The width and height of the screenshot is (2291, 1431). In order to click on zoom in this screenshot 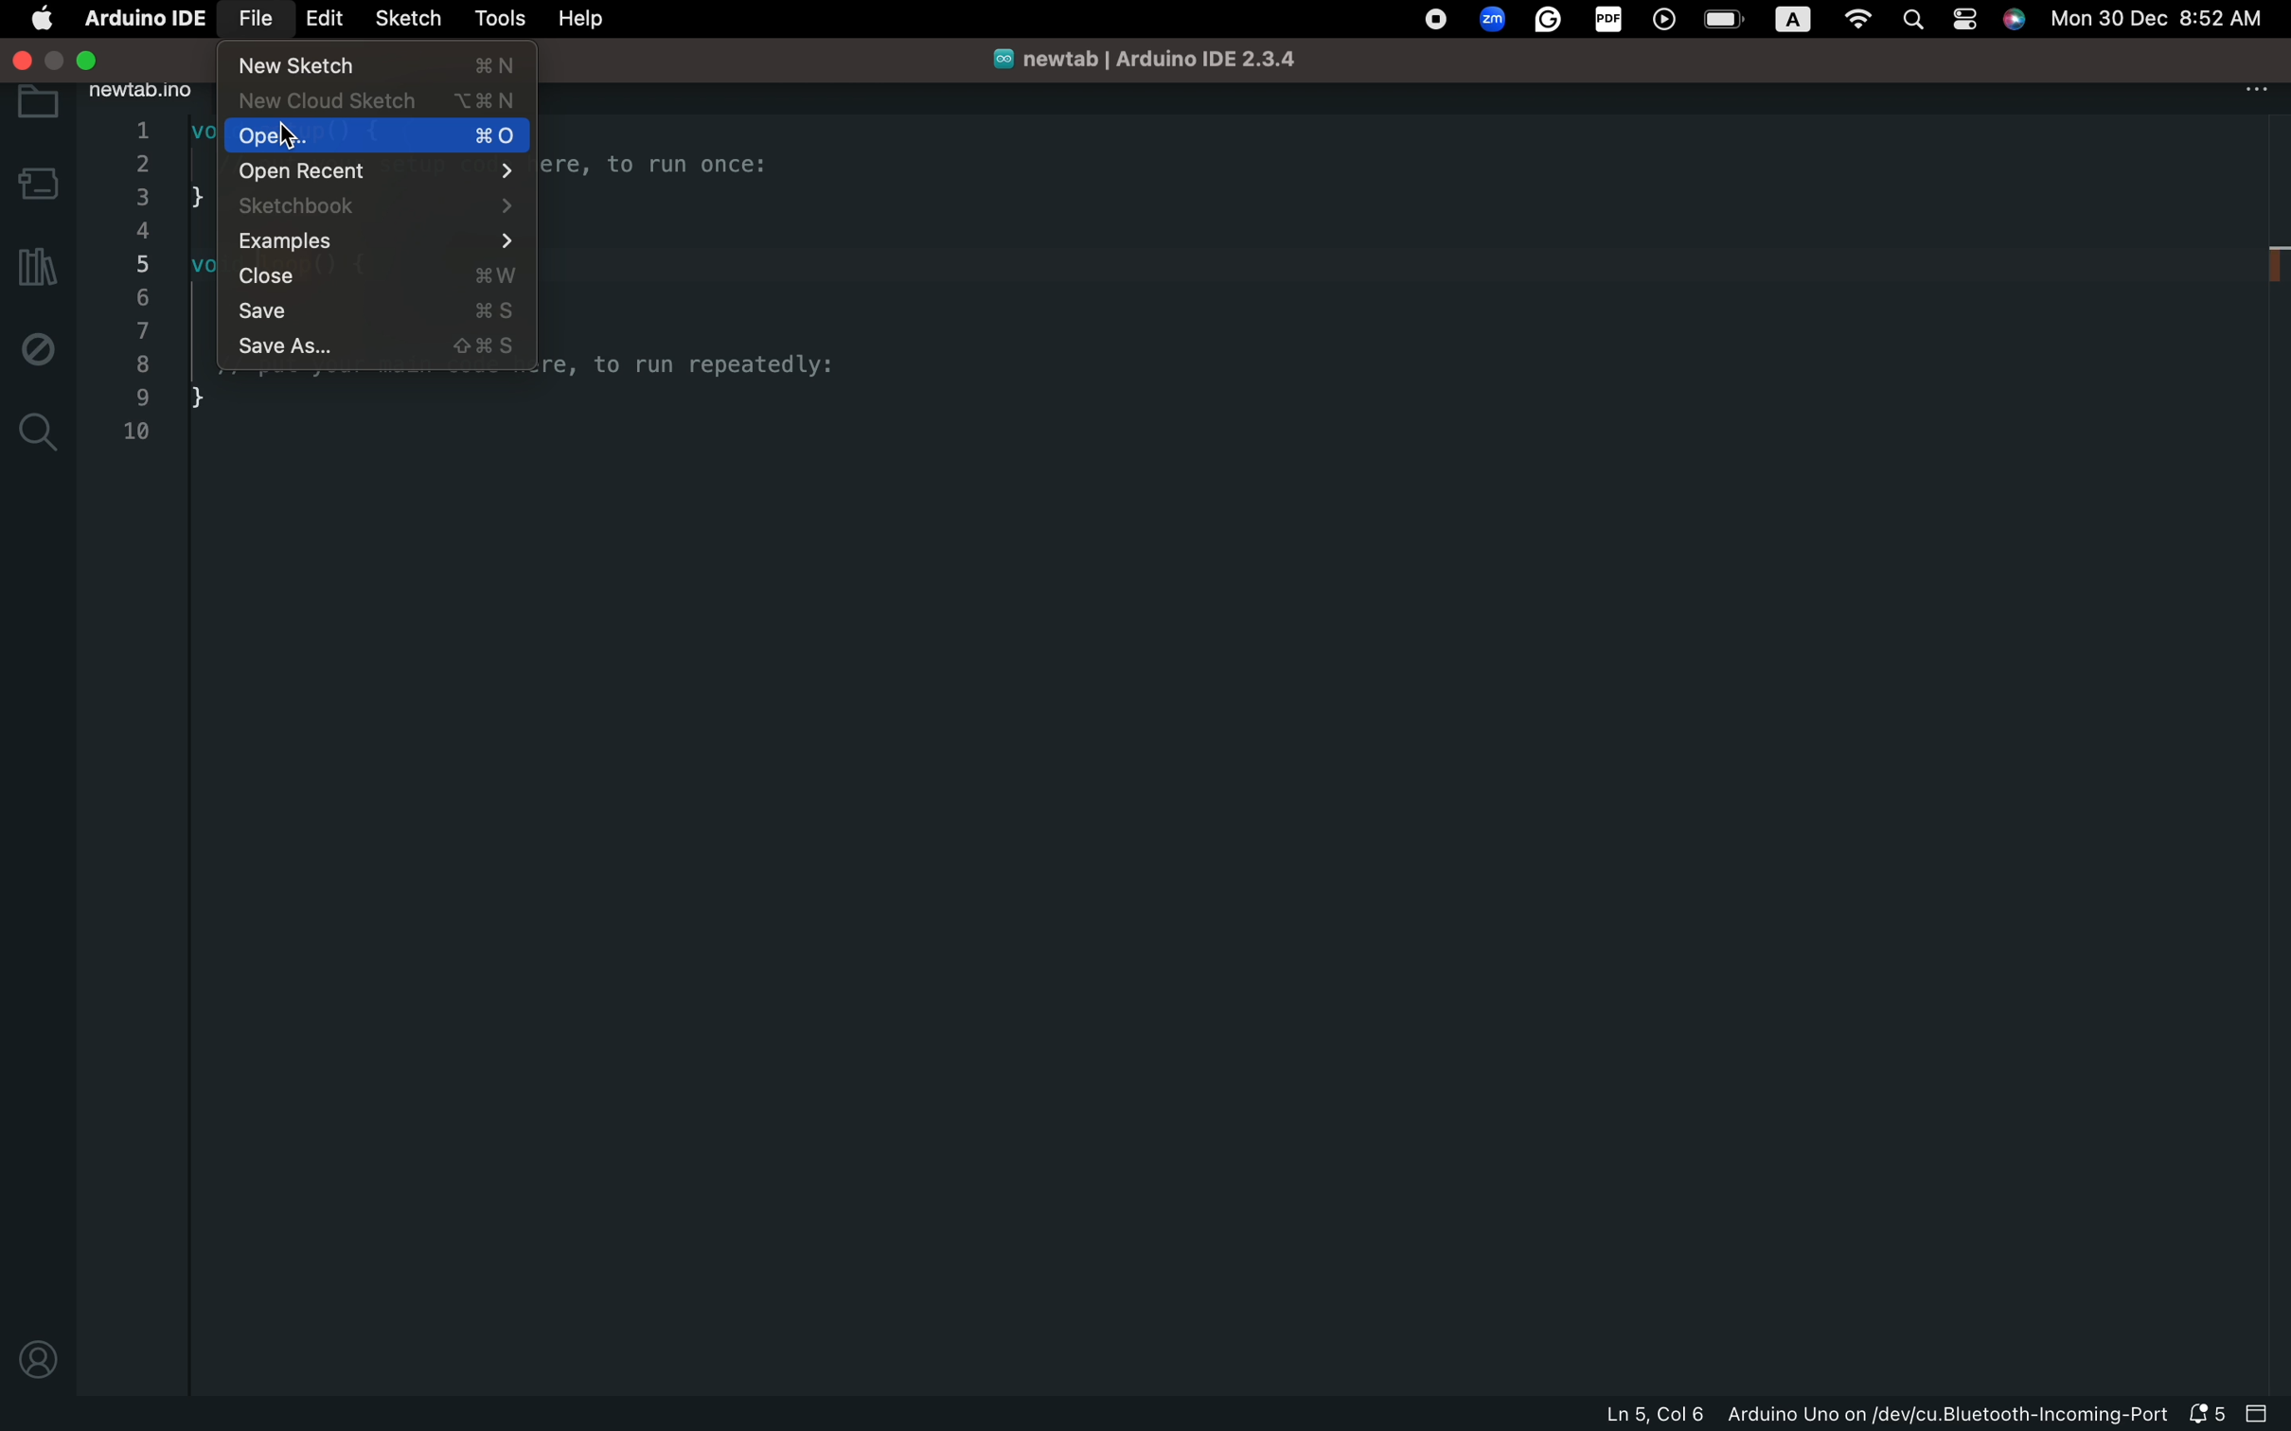, I will do `click(1494, 22)`.